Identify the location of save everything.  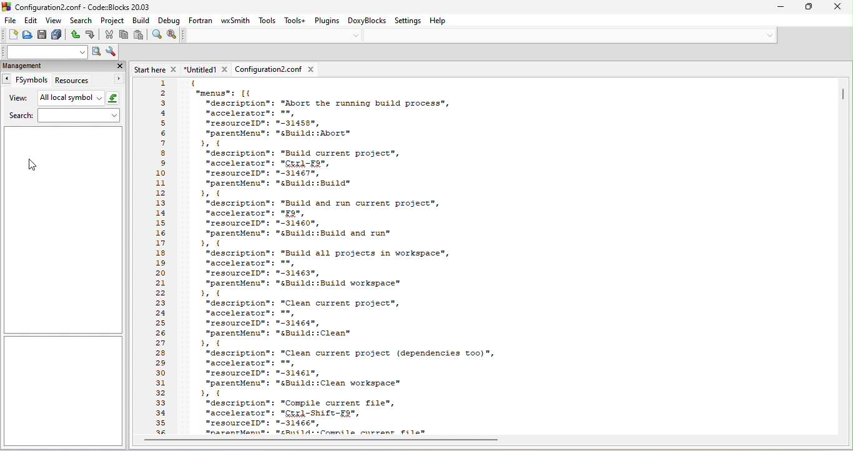
(59, 35).